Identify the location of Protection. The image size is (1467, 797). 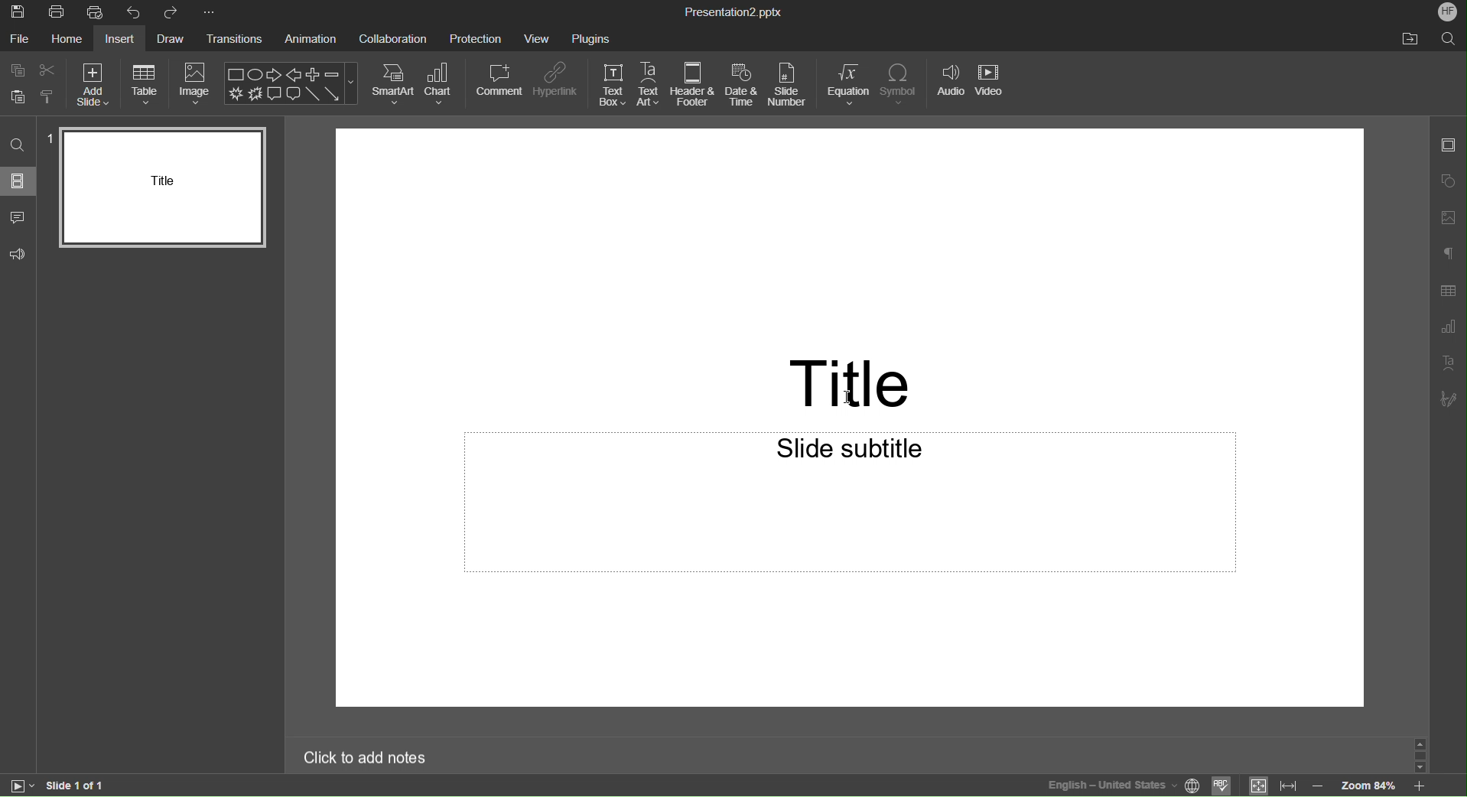
(477, 37).